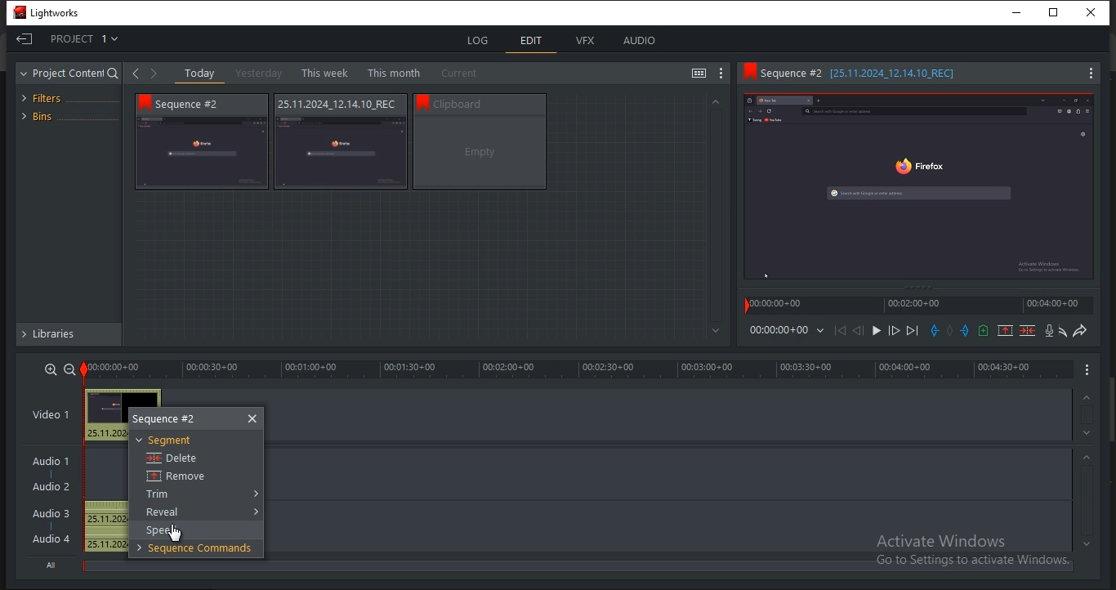 Image resolution: width=1116 pixels, height=590 pixels. What do you see at coordinates (174, 476) in the screenshot?
I see `remove` at bounding box center [174, 476].